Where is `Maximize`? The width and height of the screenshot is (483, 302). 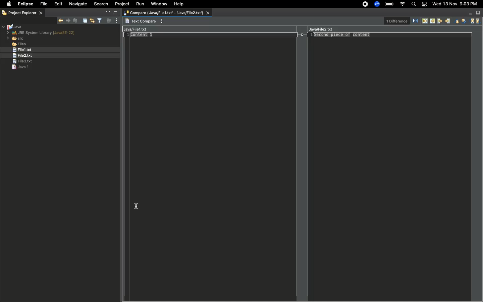 Maximize is located at coordinates (478, 13).